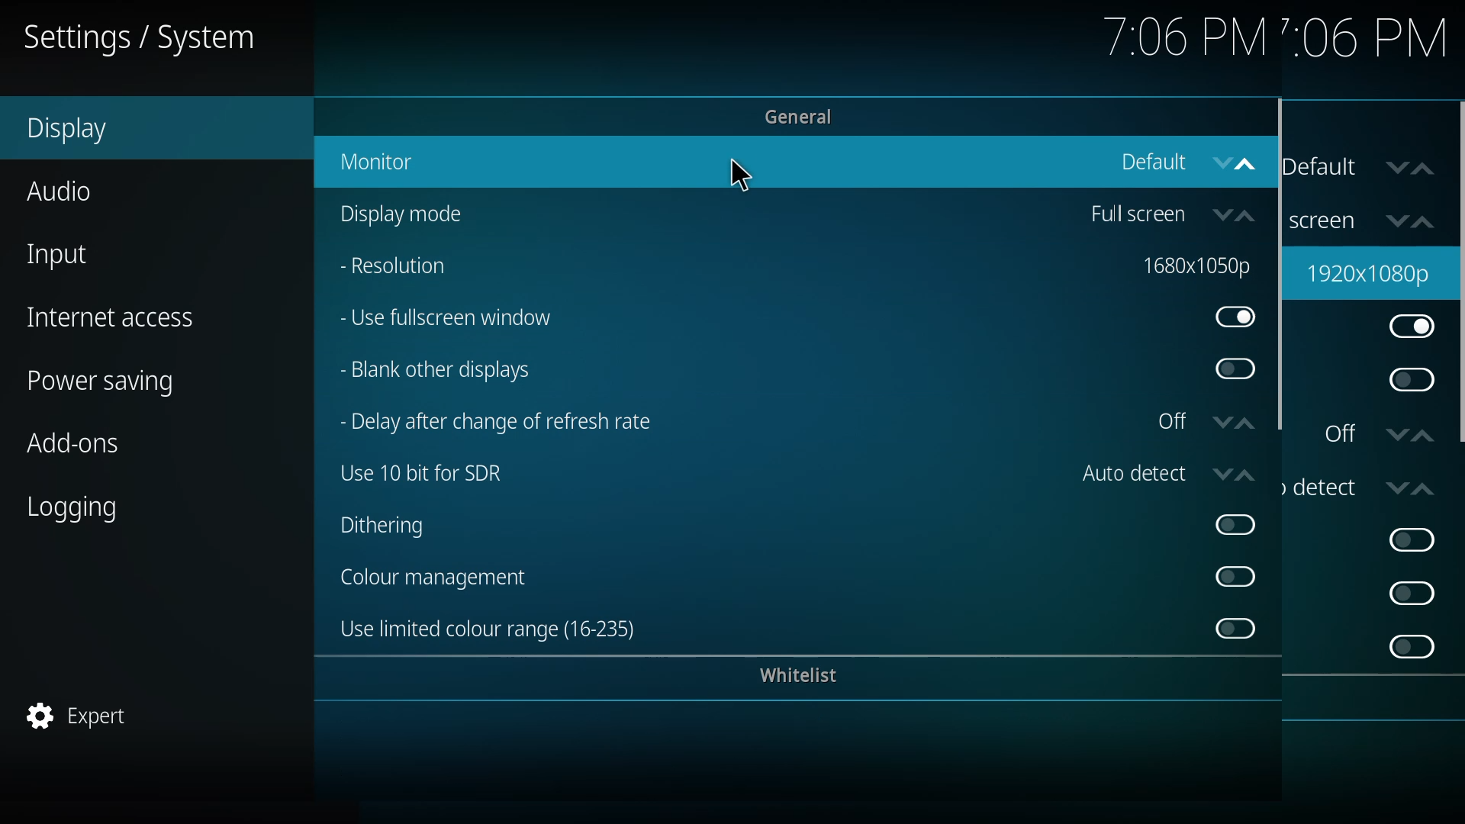  Describe the element at coordinates (378, 162) in the screenshot. I see `monitor` at that location.